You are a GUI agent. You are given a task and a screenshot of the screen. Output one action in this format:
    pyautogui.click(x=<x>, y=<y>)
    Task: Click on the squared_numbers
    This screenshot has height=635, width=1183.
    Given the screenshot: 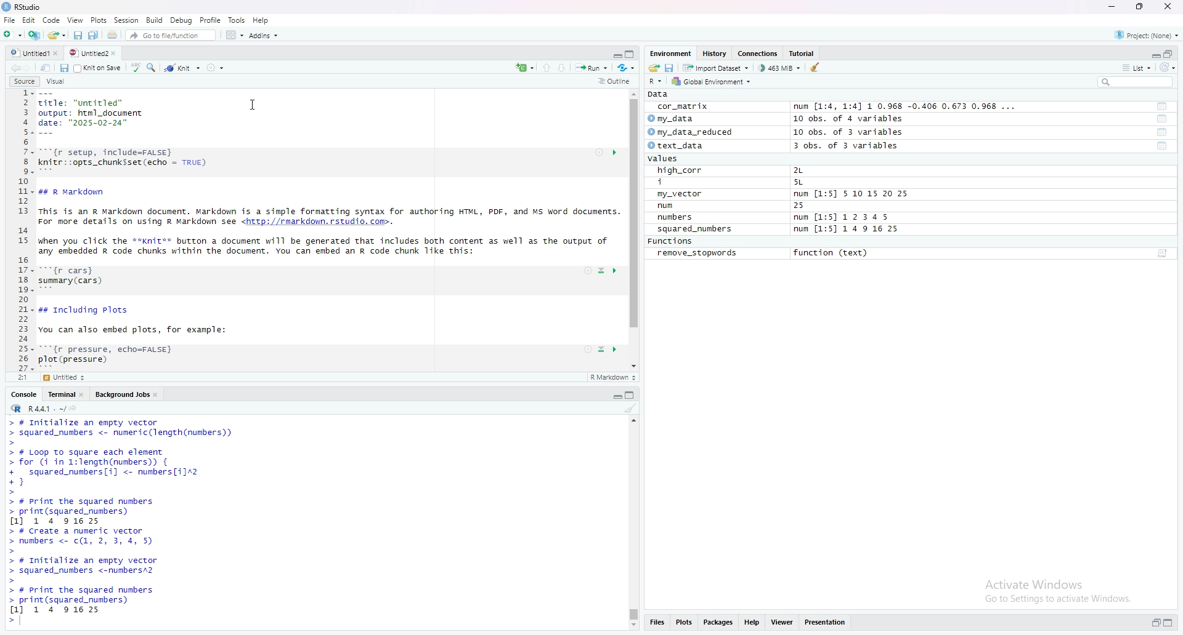 What is the action you would take?
    pyautogui.click(x=696, y=228)
    